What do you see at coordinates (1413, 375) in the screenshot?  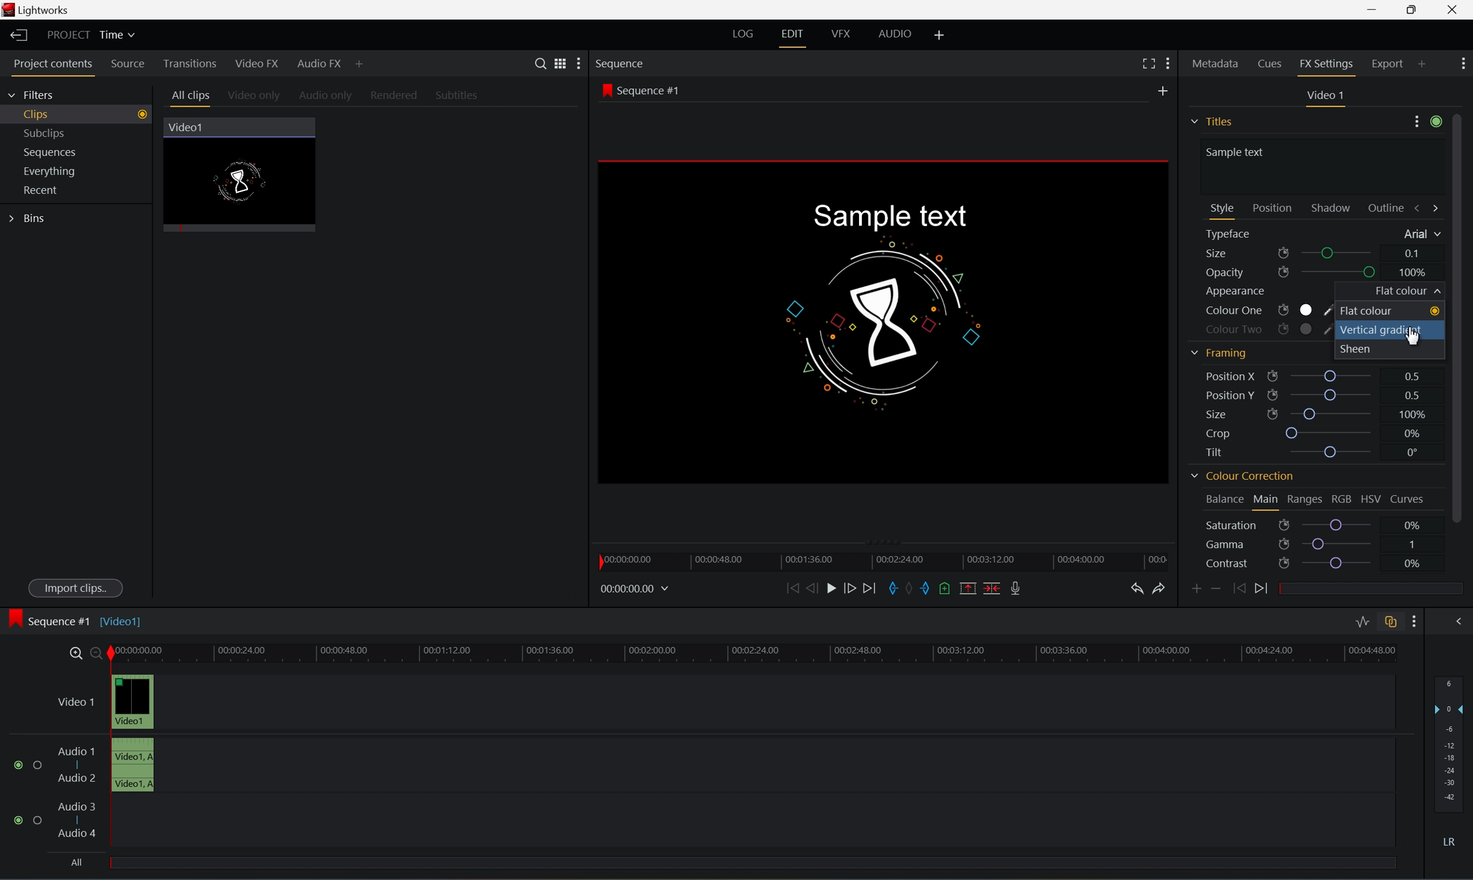 I see `0.5` at bounding box center [1413, 375].